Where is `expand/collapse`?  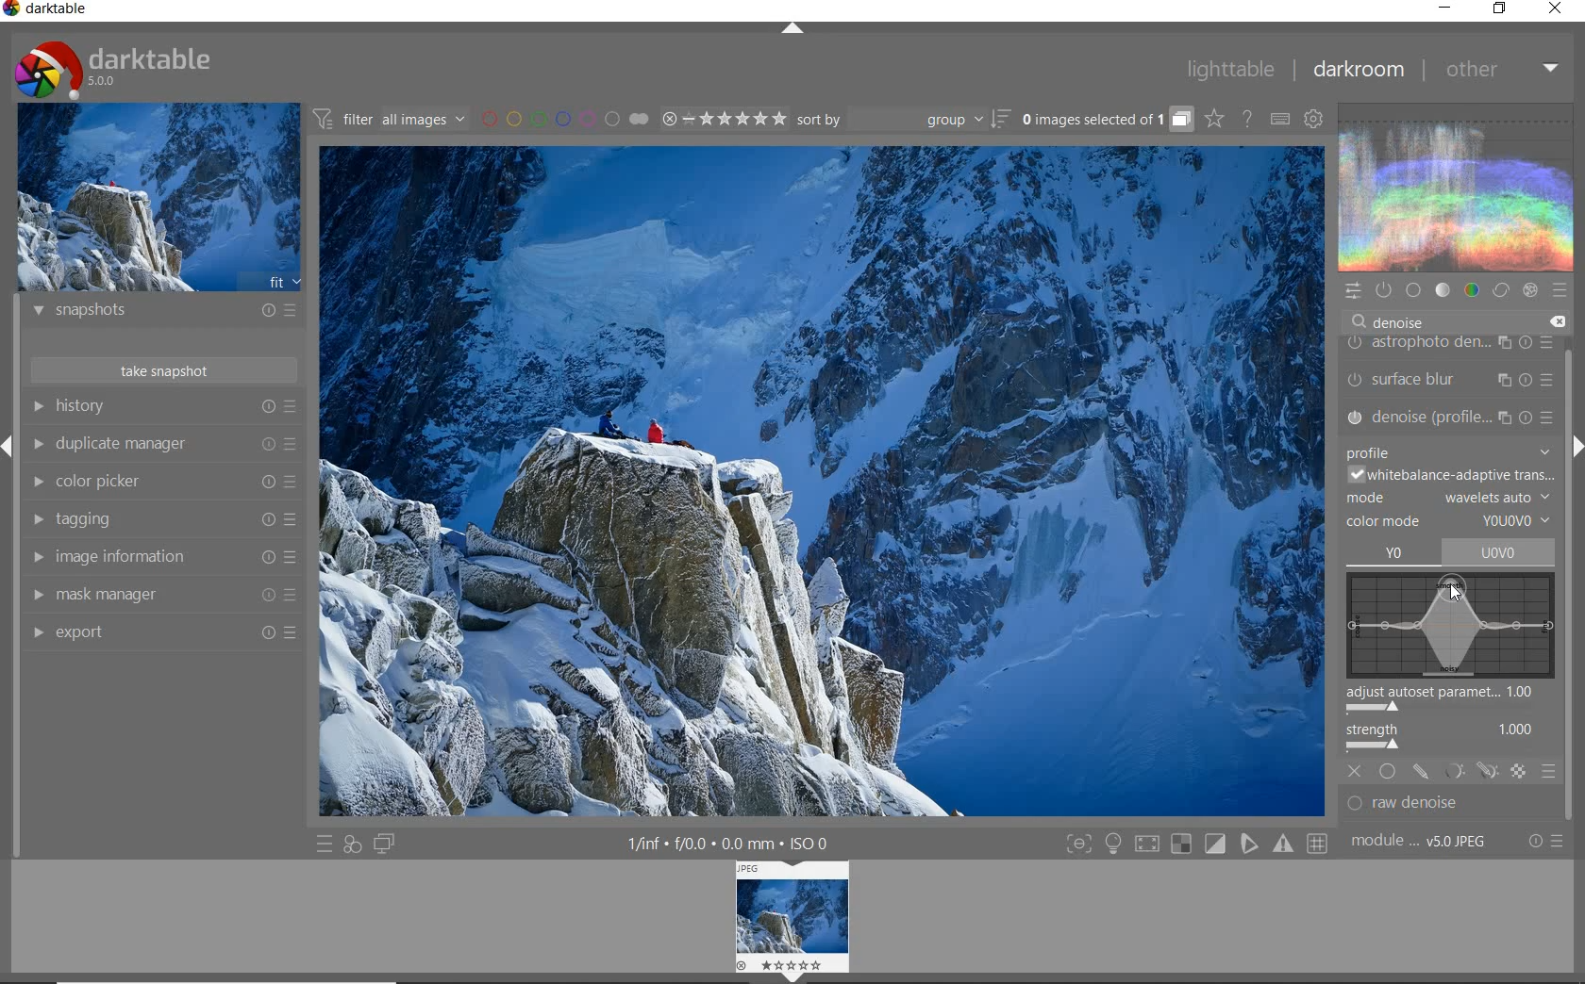 expand/collapse is located at coordinates (791, 29).